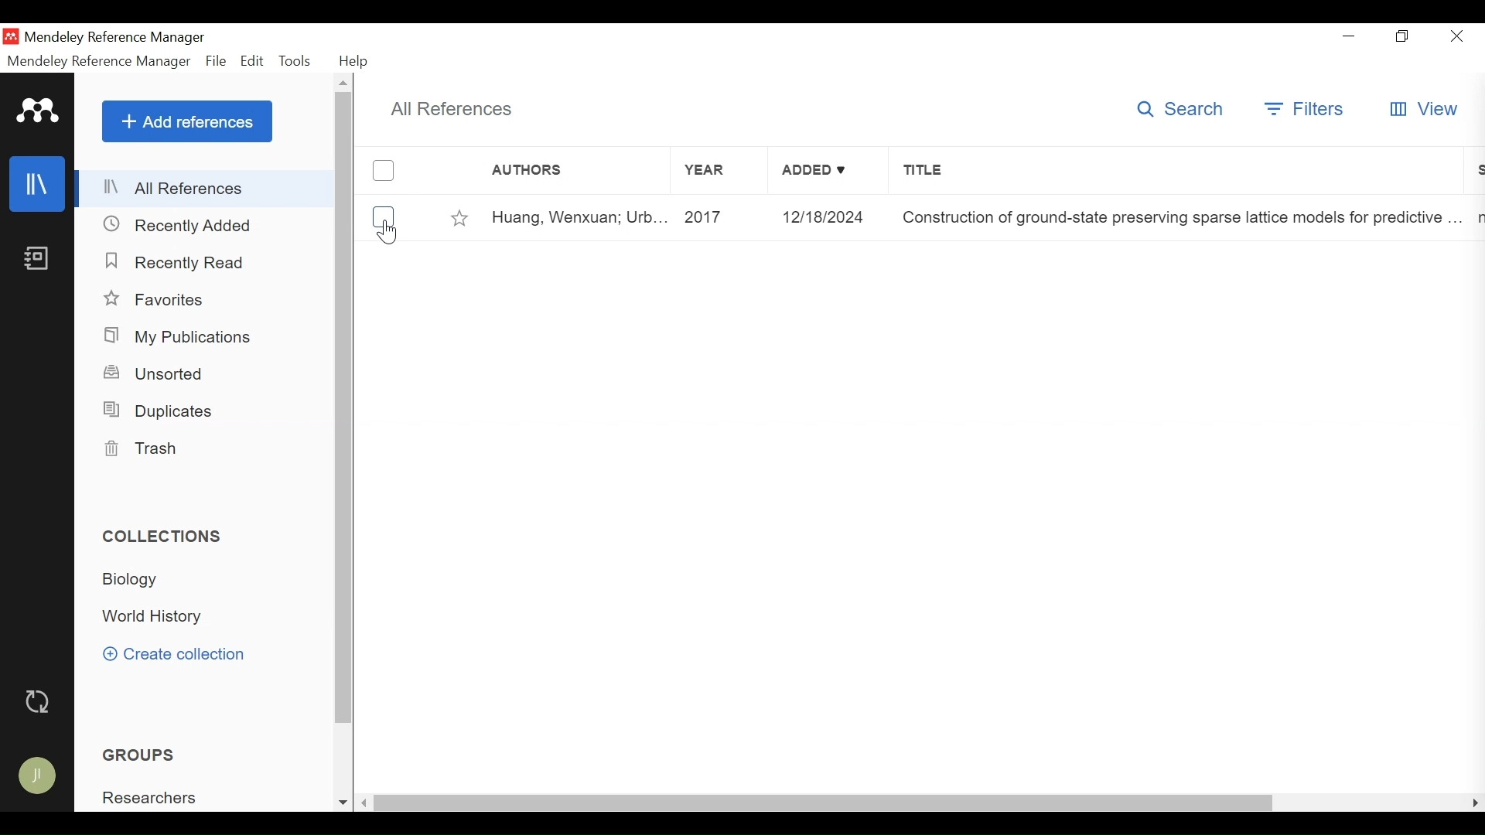 The height and width of the screenshot is (835, 1485). Describe the element at coordinates (558, 173) in the screenshot. I see `Author` at that location.